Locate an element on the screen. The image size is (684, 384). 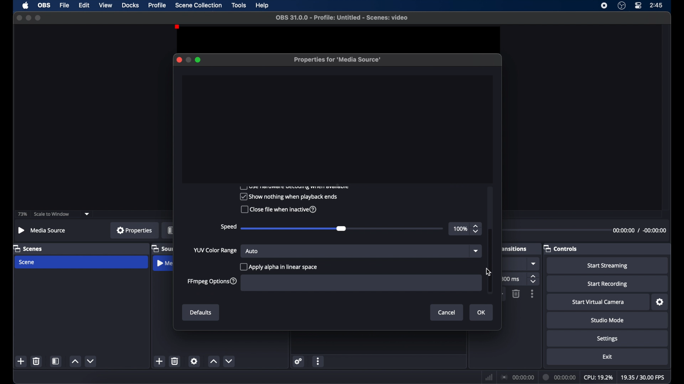
delete is located at coordinates (515, 294).